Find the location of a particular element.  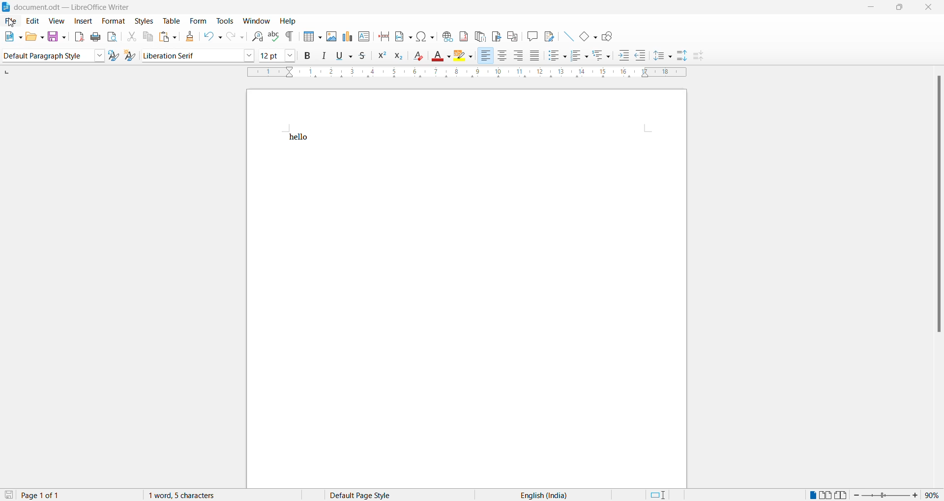

Open options is located at coordinates (35, 37).